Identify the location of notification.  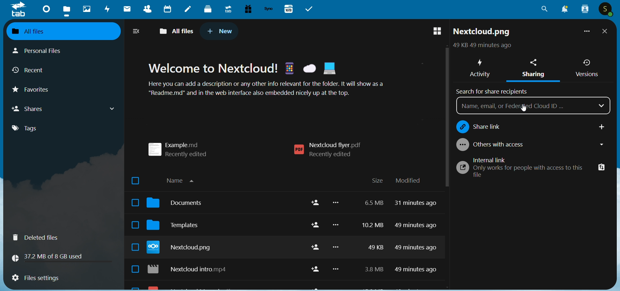
(563, 10).